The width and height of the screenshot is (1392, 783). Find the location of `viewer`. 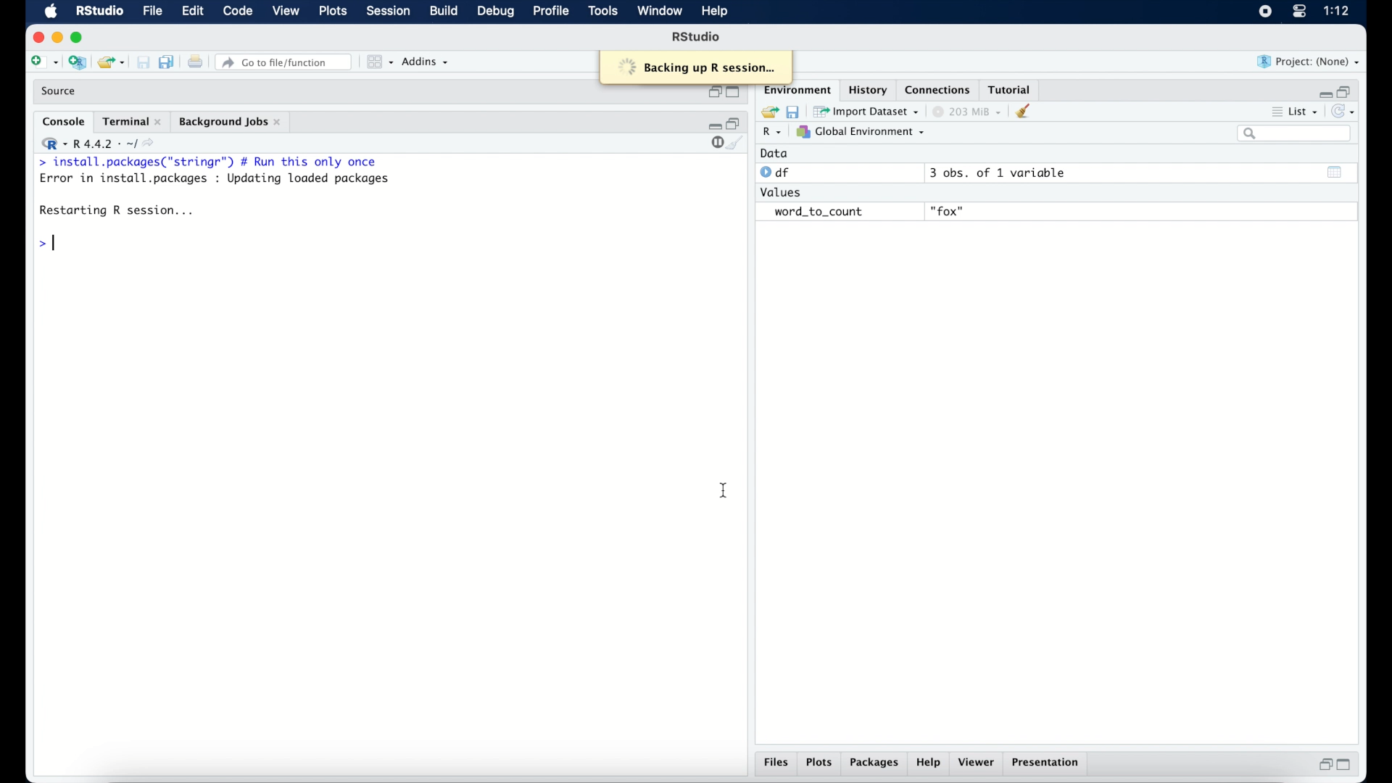

viewer is located at coordinates (977, 763).